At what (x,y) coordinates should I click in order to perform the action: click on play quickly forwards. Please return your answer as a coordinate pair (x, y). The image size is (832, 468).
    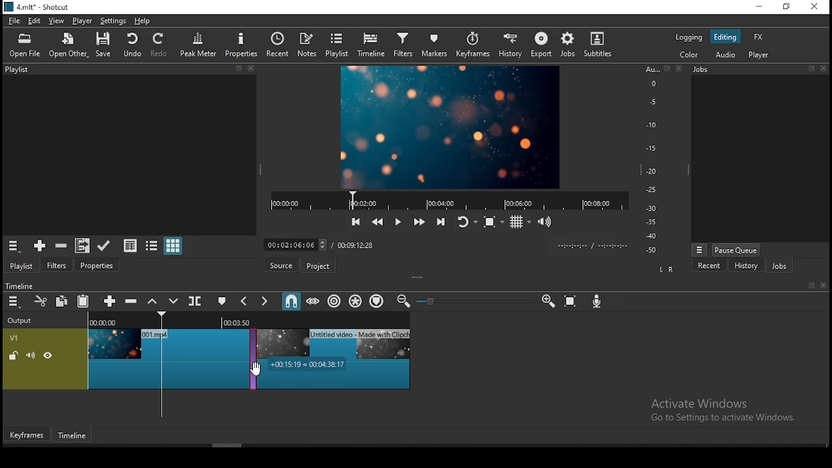
    Looking at the image, I should click on (419, 222).